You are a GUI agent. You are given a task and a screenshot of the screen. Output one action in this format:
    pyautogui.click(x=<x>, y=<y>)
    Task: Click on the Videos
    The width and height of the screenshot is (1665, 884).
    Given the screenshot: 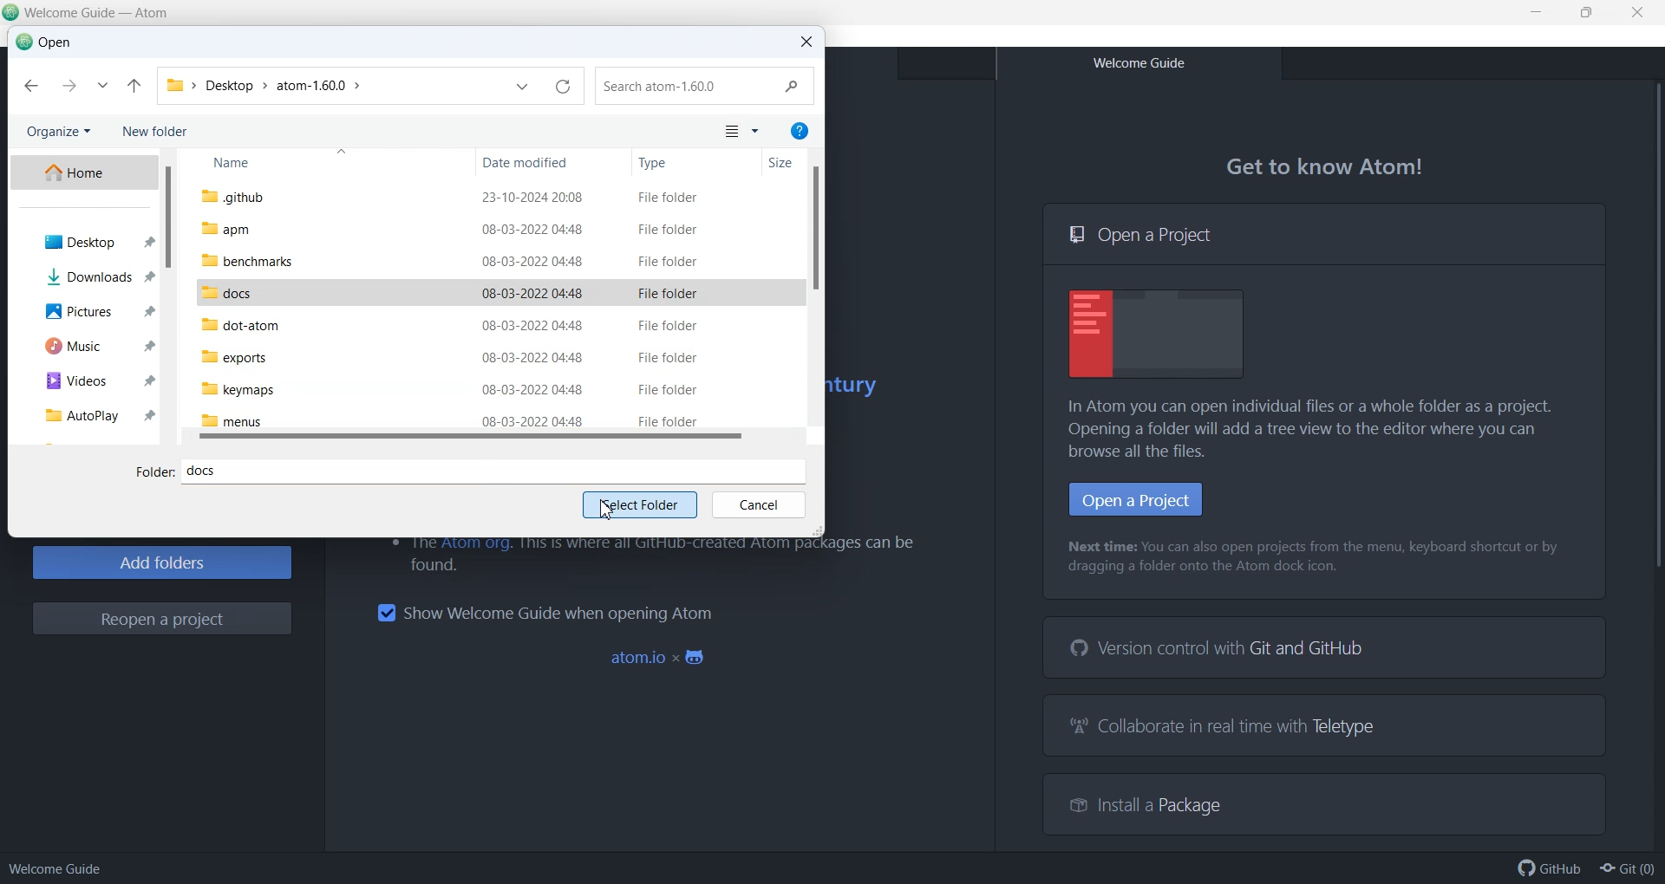 What is the action you would take?
    pyautogui.click(x=83, y=378)
    